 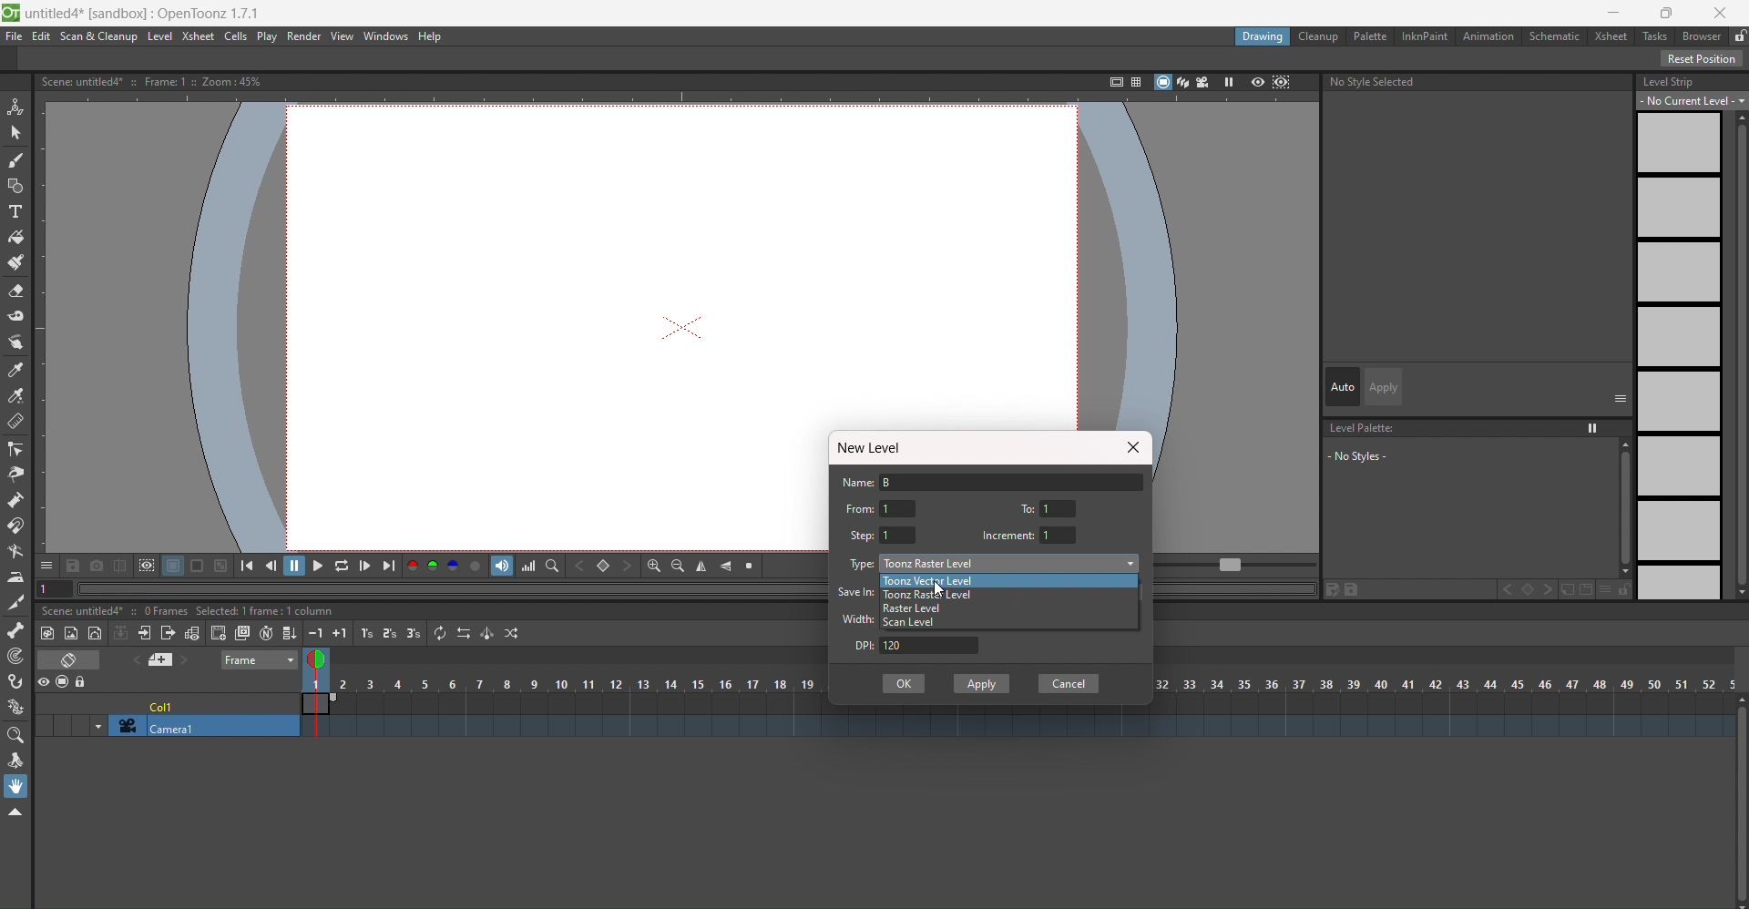 What do you see at coordinates (700, 567) in the screenshot?
I see `` at bounding box center [700, 567].